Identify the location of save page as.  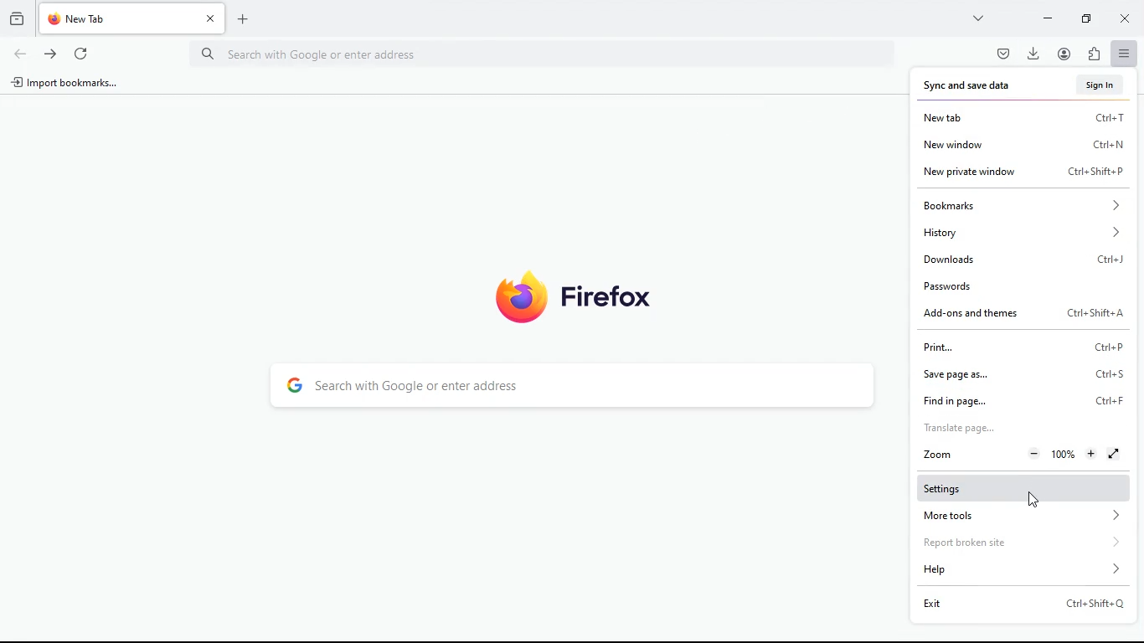
(1018, 373).